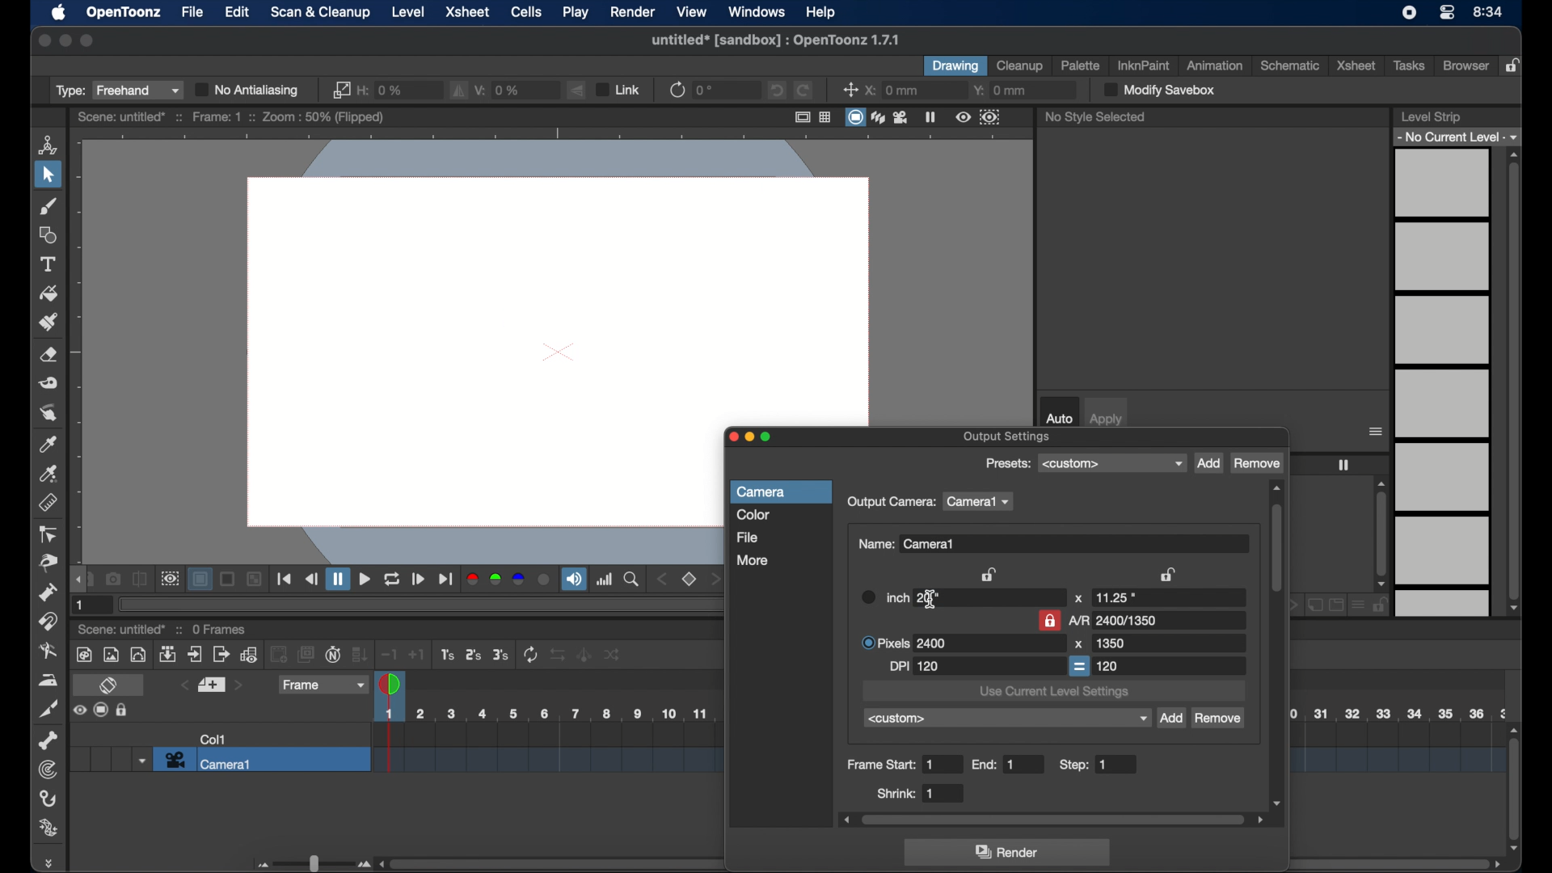 The height and width of the screenshot is (873, 1552). I want to click on , so click(181, 630).